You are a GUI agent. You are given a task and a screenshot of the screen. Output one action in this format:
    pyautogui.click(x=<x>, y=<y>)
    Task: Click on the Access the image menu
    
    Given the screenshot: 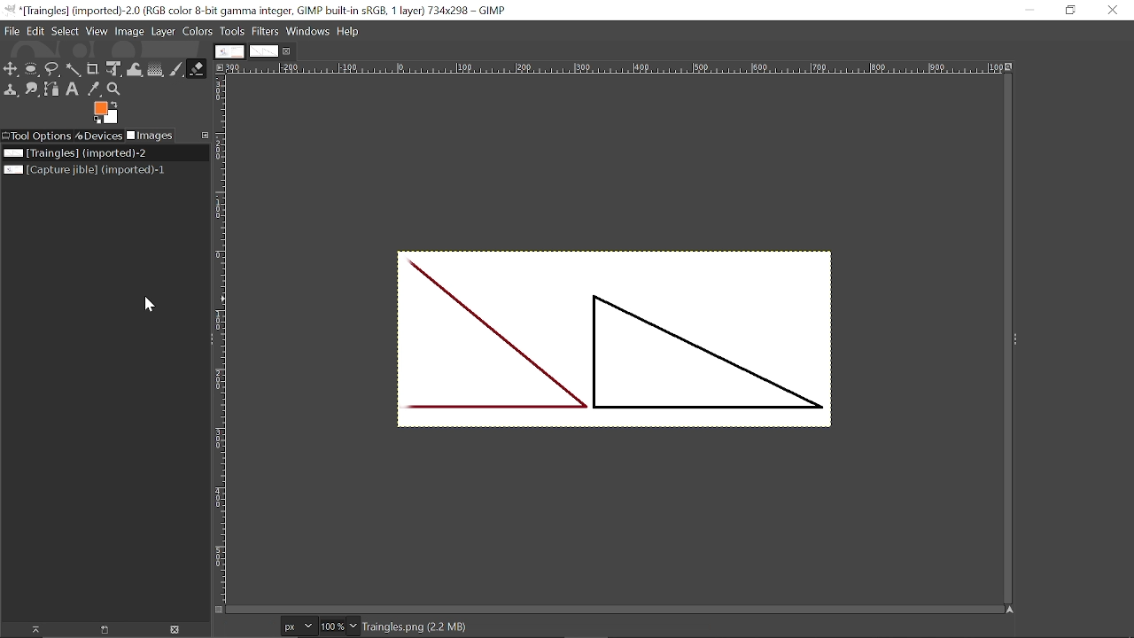 What is the action you would take?
    pyautogui.click(x=219, y=66)
    